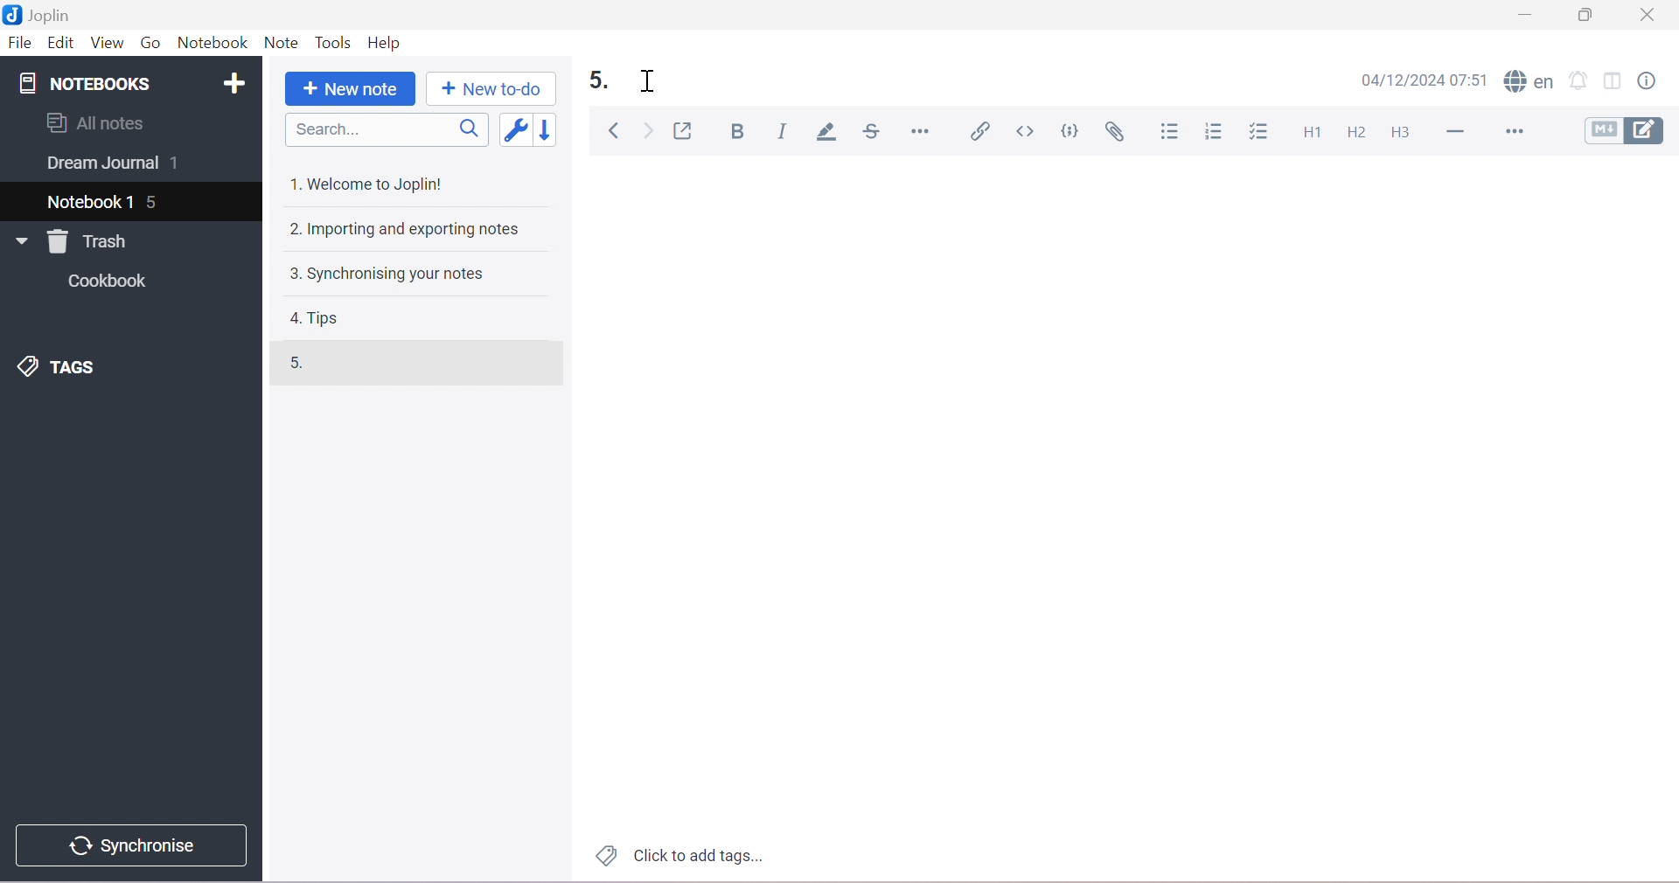  Describe the element at coordinates (384, 41) in the screenshot. I see `Help` at that location.